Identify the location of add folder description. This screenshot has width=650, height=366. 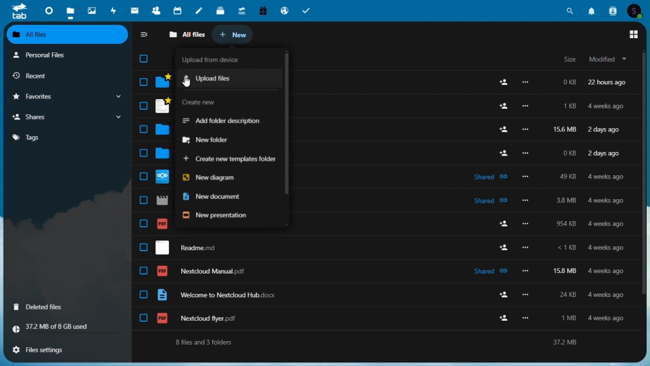
(227, 121).